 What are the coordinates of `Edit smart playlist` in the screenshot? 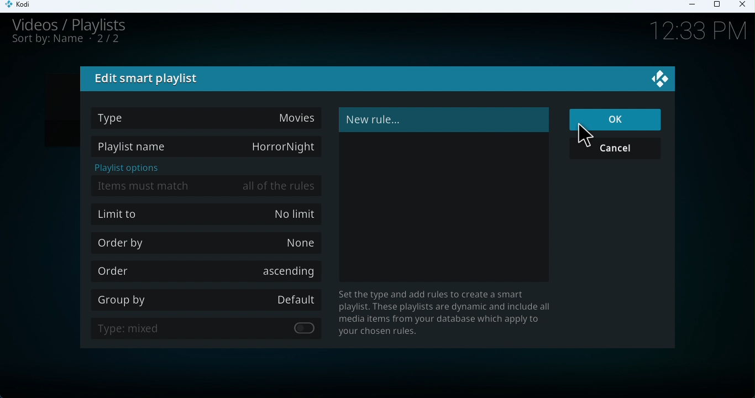 It's located at (149, 79).